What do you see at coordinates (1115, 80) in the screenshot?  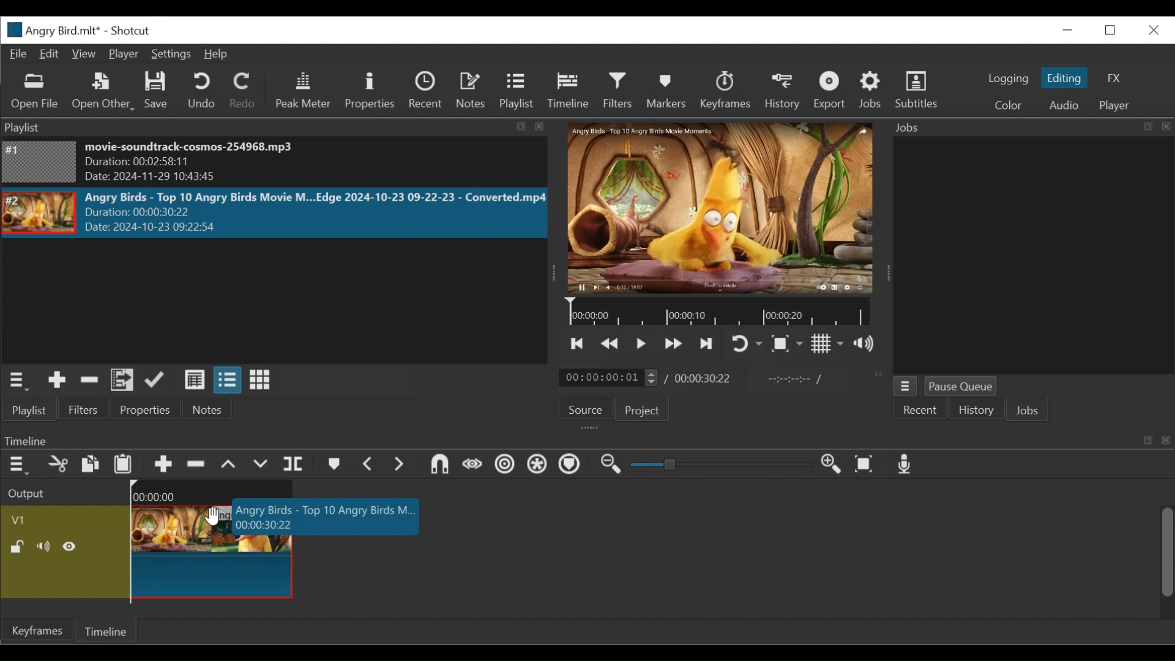 I see `FX` at bounding box center [1115, 80].